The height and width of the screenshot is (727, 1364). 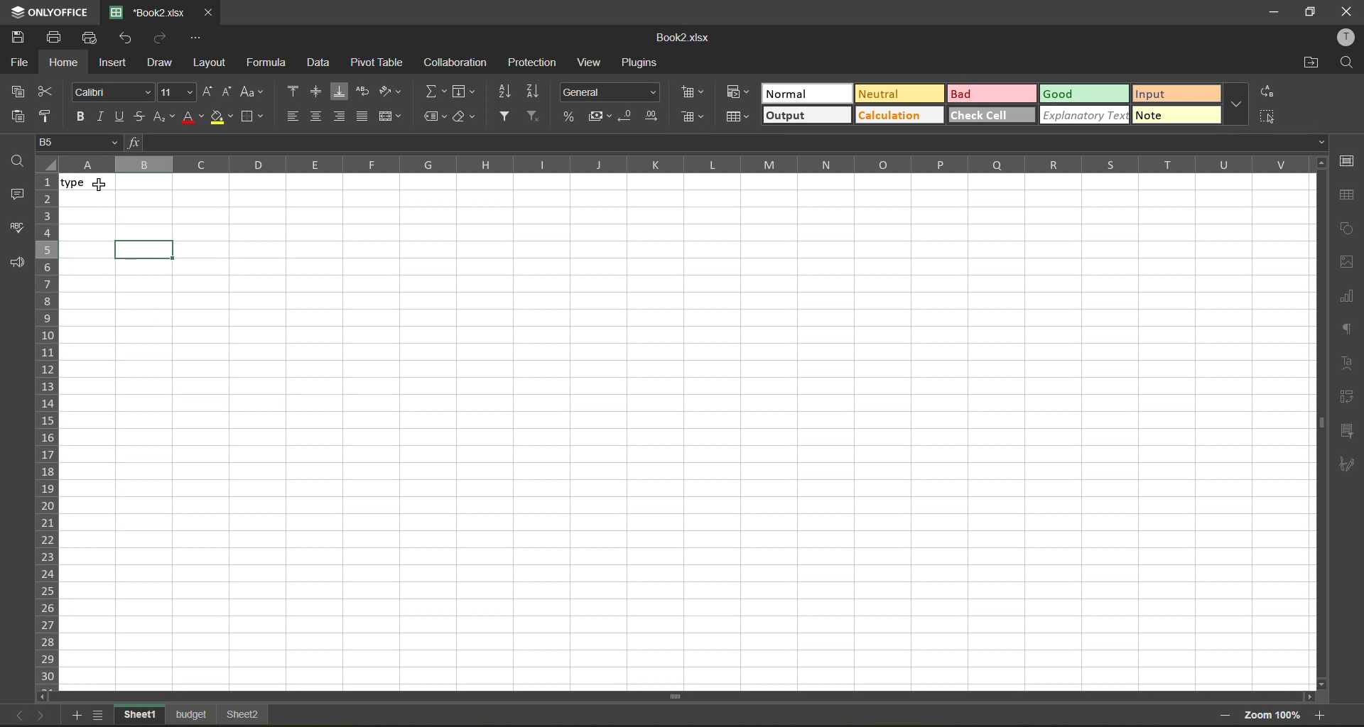 What do you see at coordinates (1307, 696) in the screenshot?
I see `move right` at bounding box center [1307, 696].